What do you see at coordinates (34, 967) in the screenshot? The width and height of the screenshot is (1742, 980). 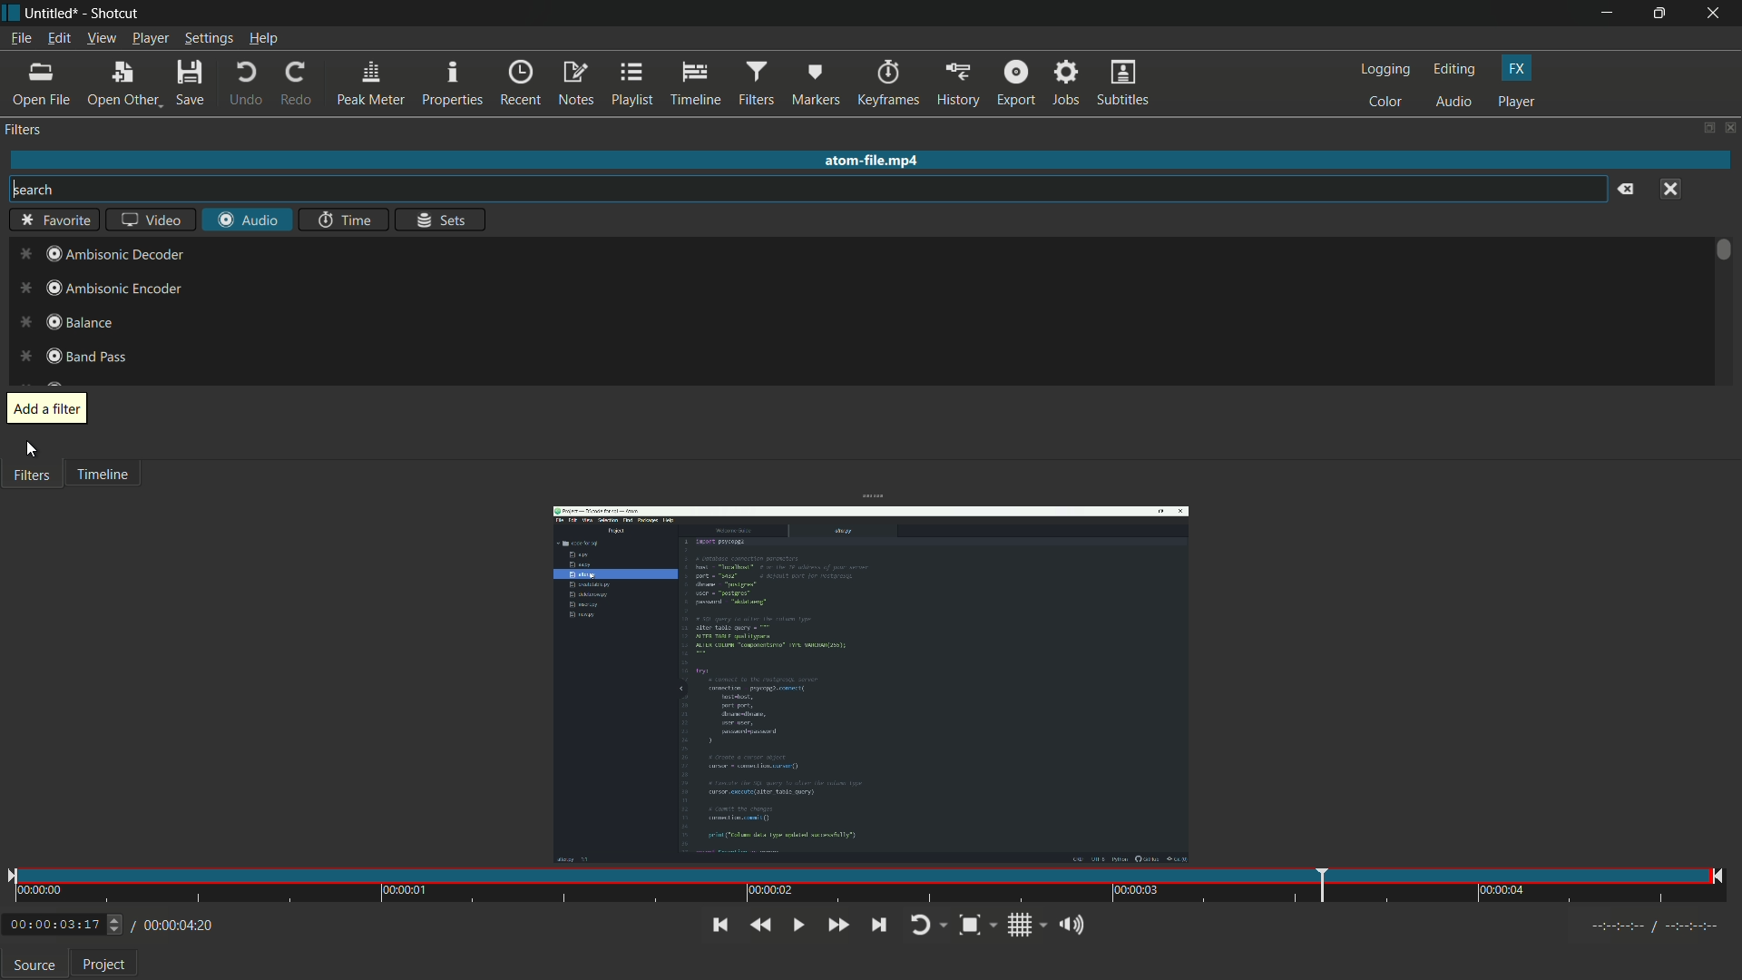 I see `source` at bounding box center [34, 967].